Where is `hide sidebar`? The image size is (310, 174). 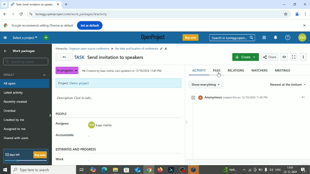
hide sidebar is located at coordinates (51, 115).